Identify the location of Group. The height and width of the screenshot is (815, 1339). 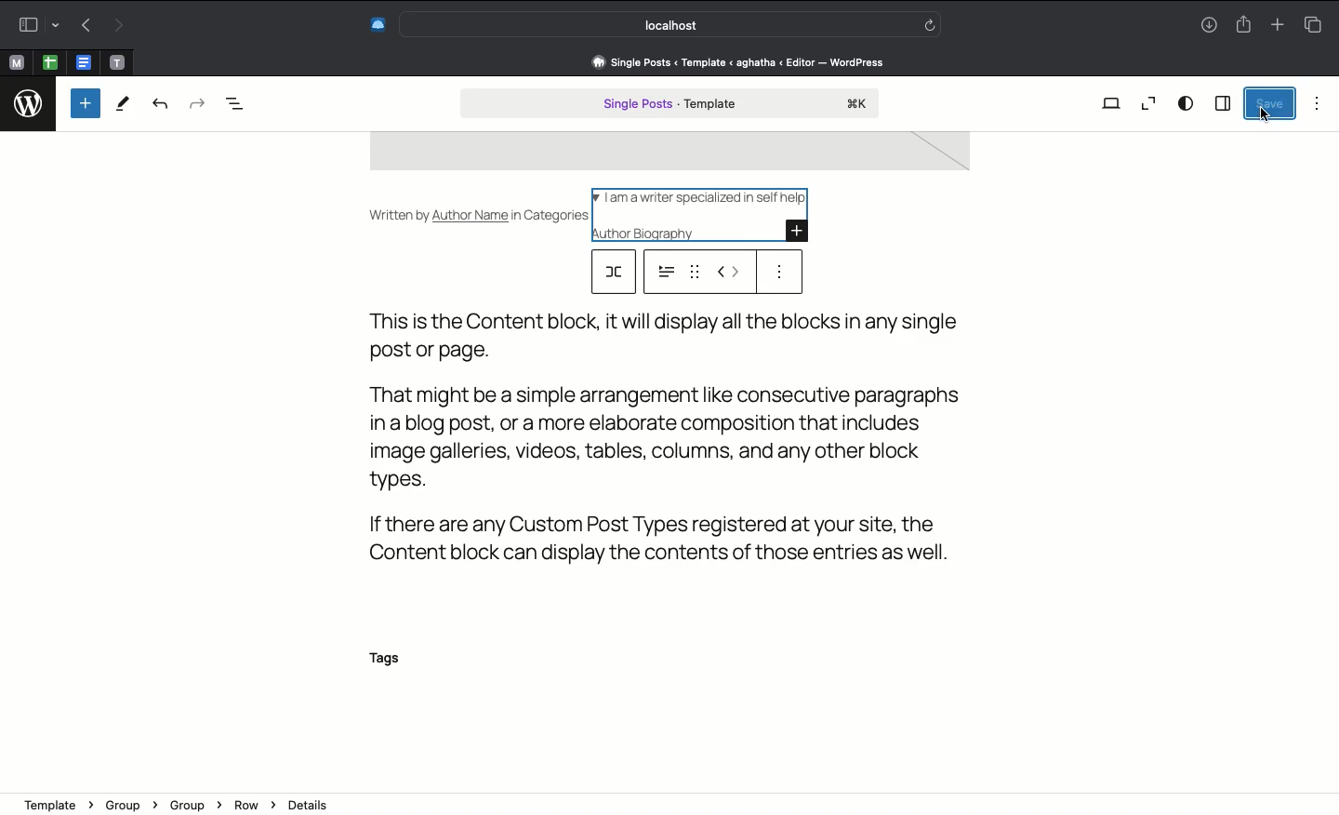
(128, 803).